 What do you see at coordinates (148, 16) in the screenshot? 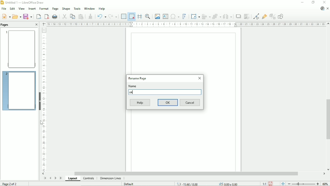
I see `Zoom & pan` at bounding box center [148, 16].